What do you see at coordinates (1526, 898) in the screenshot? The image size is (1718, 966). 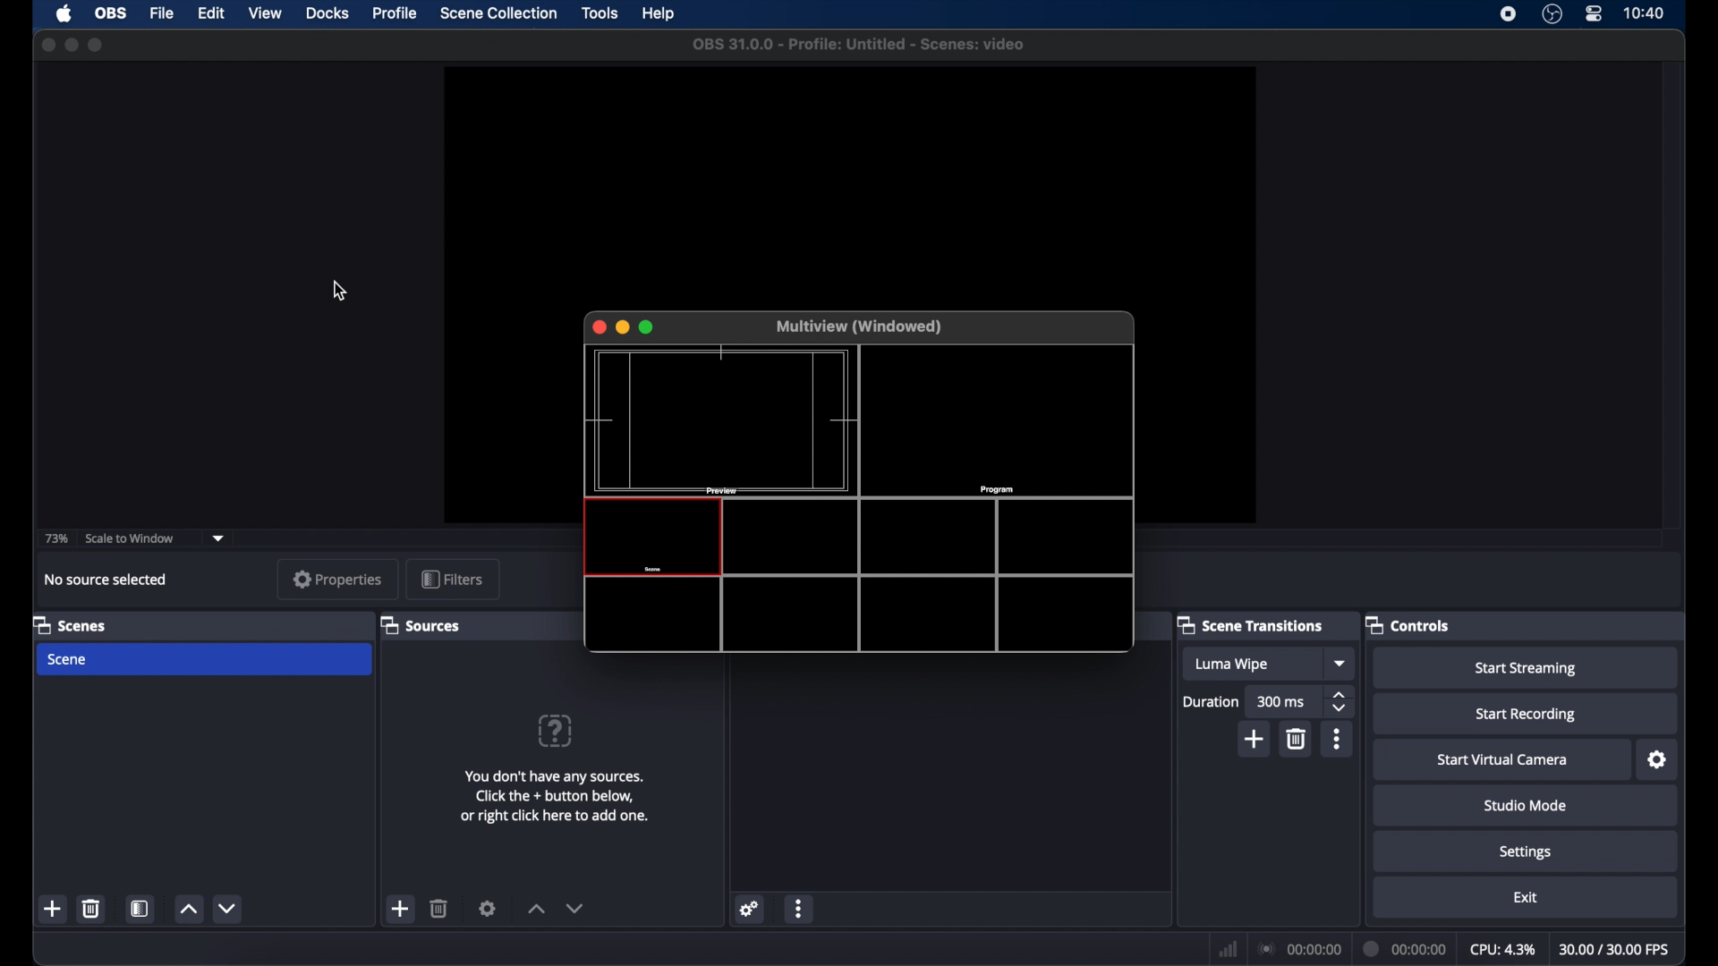 I see `exit` at bounding box center [1526, 898].